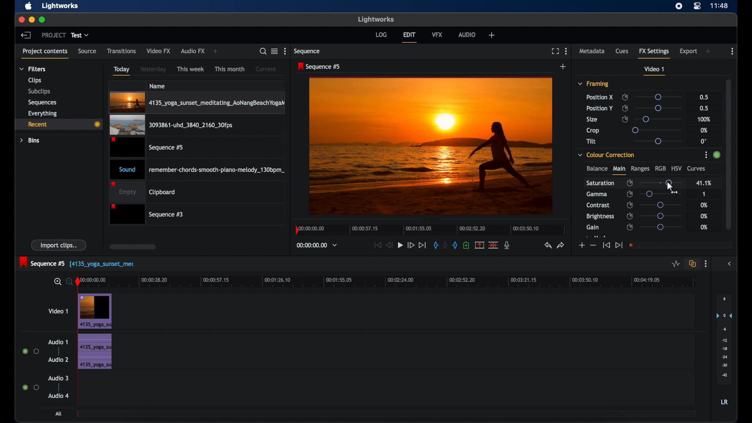  Describe the element at coordinates (392, 282) in the screenshot. I see `timeline scale` at that location.